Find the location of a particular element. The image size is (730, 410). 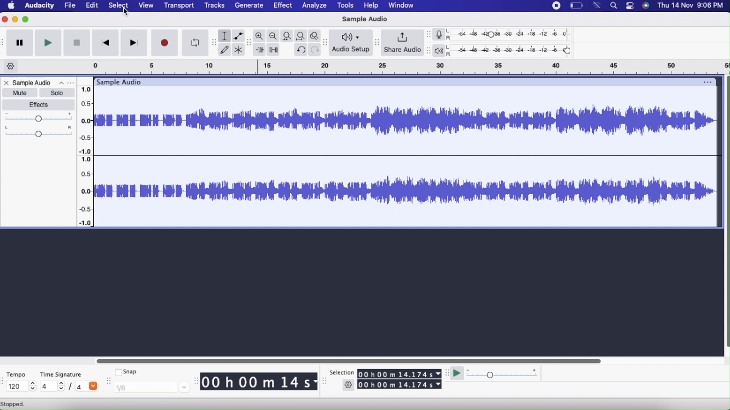

4 is located at coordinates (53, 386).